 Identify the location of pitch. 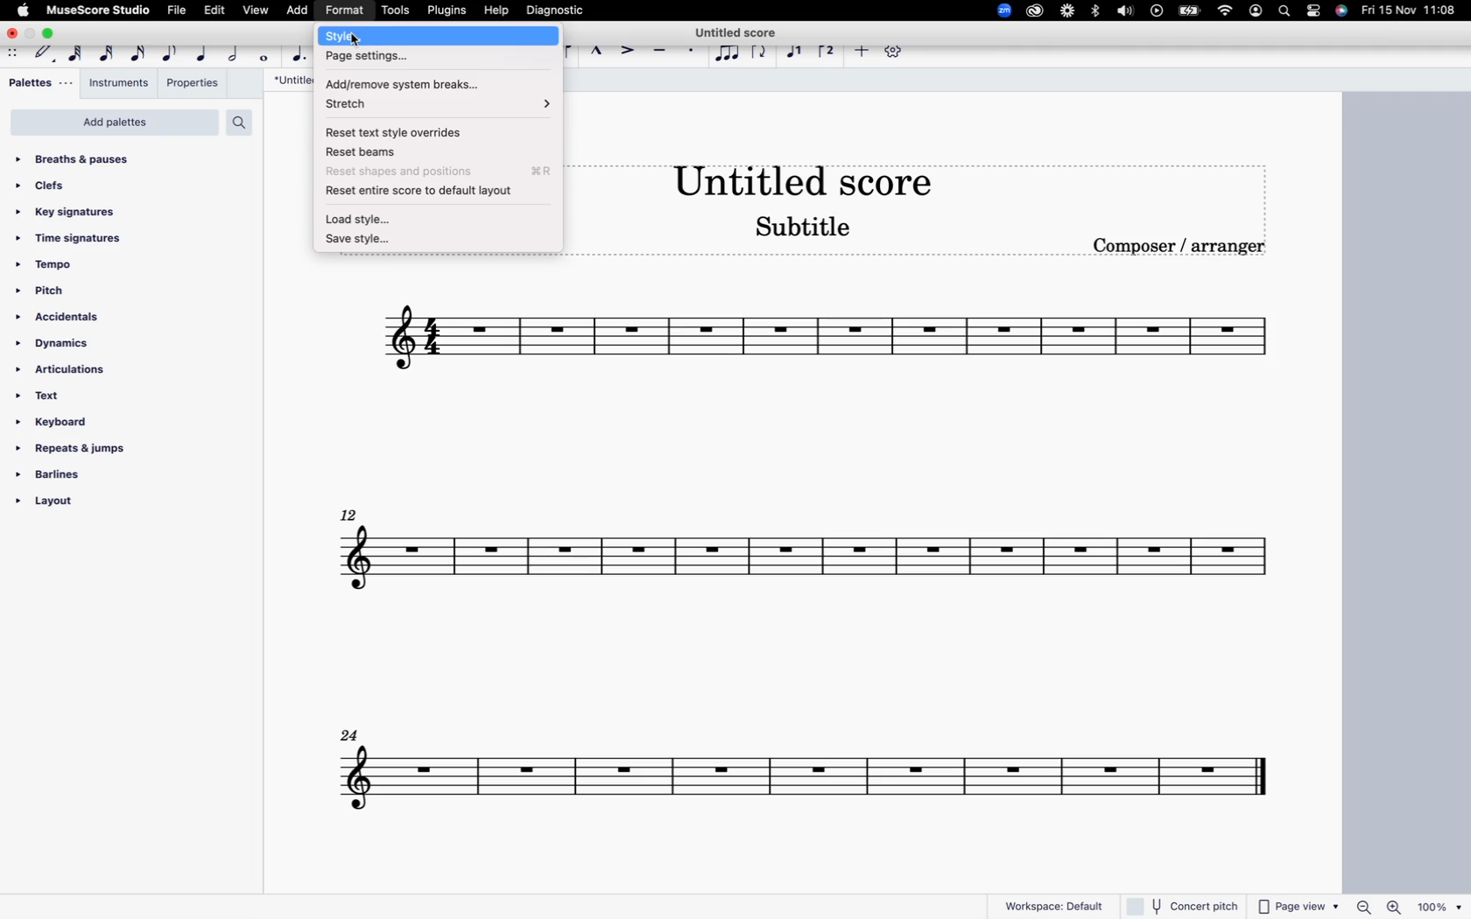
(48, 290).